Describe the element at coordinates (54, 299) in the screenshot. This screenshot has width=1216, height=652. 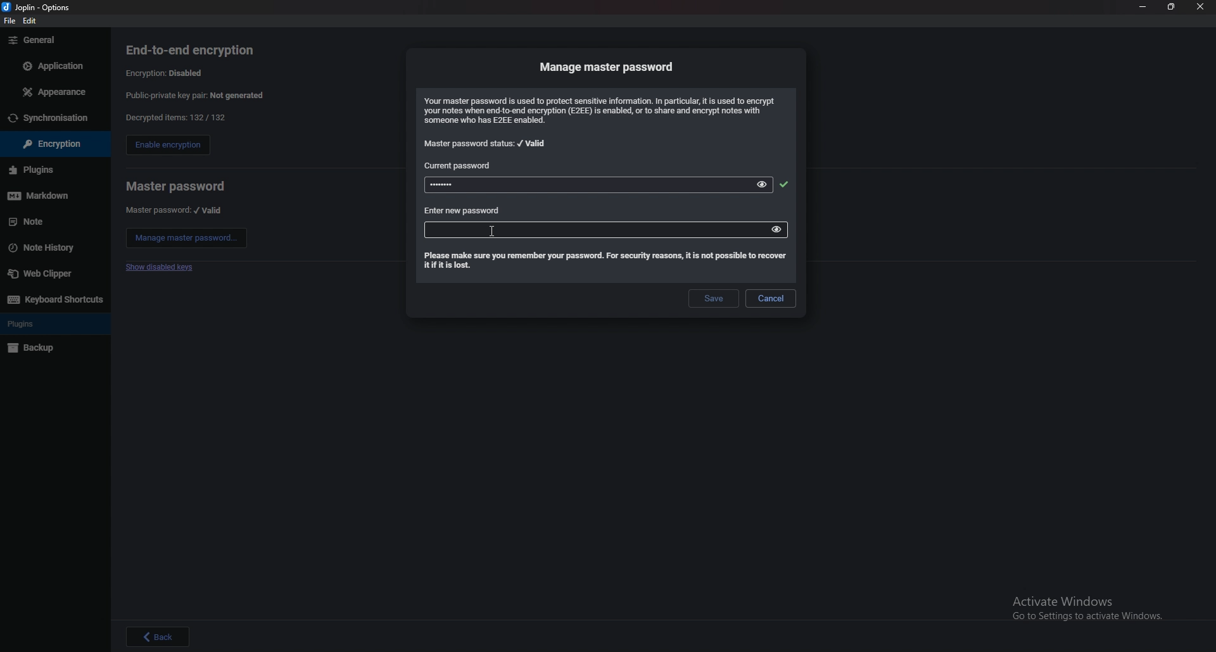
I see `keyboard shortcuts` at that location.